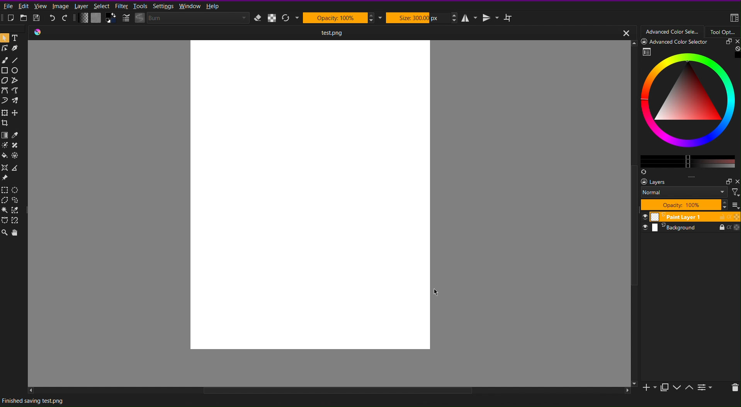 Image resolution: width=741 pixels, height=407 pixels. Describe the element at coordinates (690, 193) in the screenshot. I see `Layer Settings` at that location.